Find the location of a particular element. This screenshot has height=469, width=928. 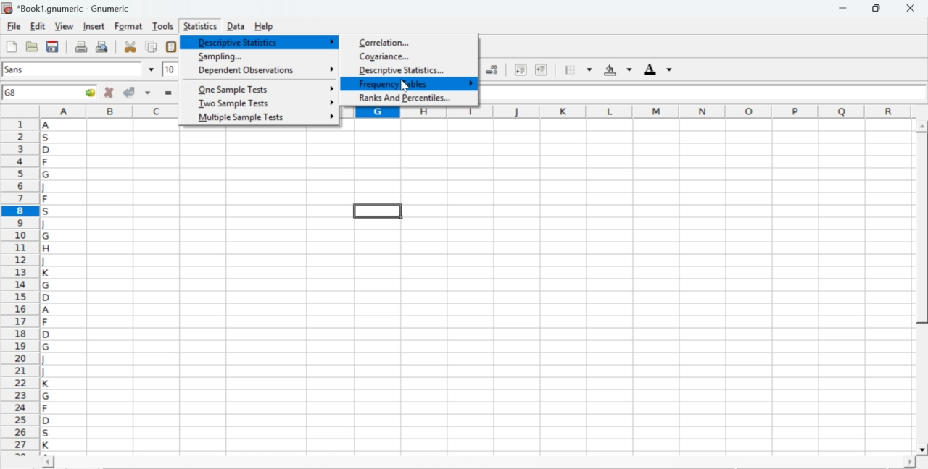

alphabets is located at coordinates (47, 284).